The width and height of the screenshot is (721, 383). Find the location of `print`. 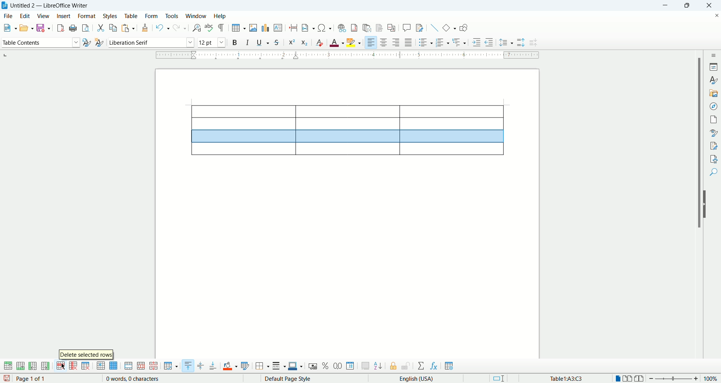

print is located at coordinates (72, 27).